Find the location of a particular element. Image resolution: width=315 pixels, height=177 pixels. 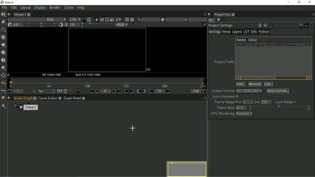

Switch between neutral 1.0 gain f stop and the previous setting is located at coordinates (9, 25).